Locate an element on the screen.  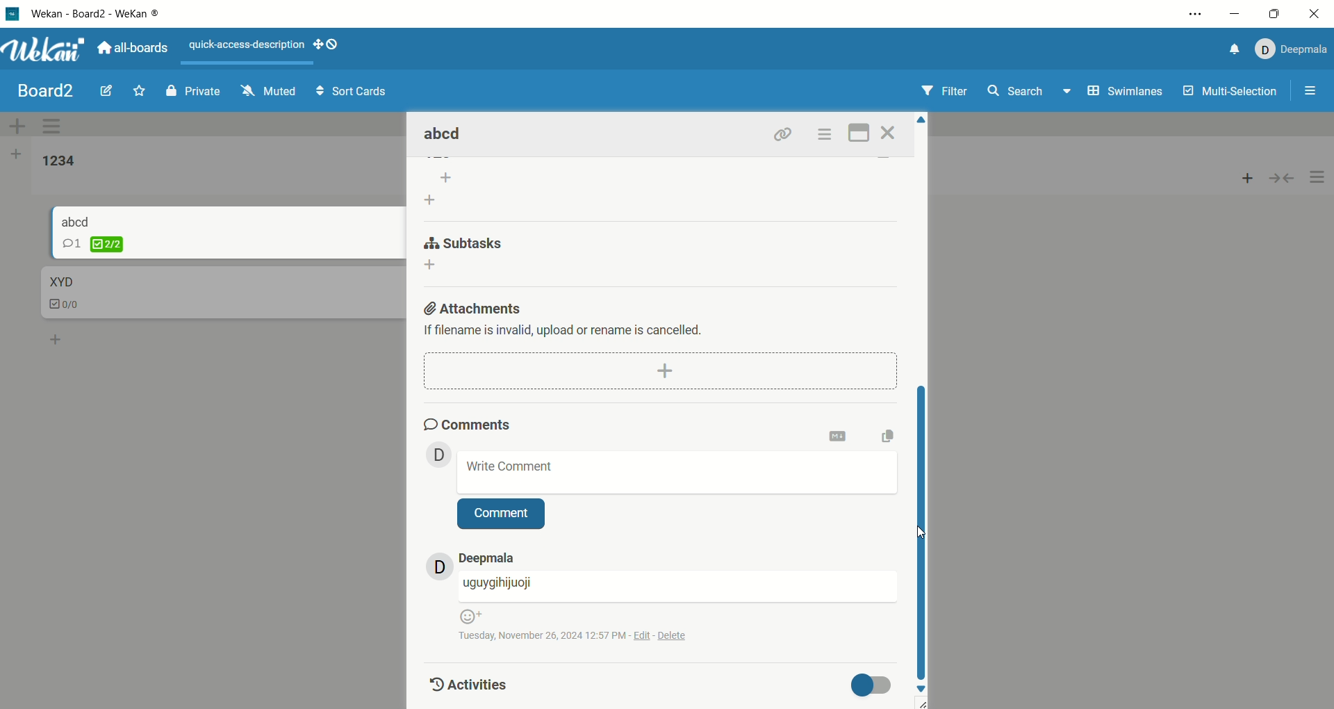
avatar is located at coordinates (440, 566).